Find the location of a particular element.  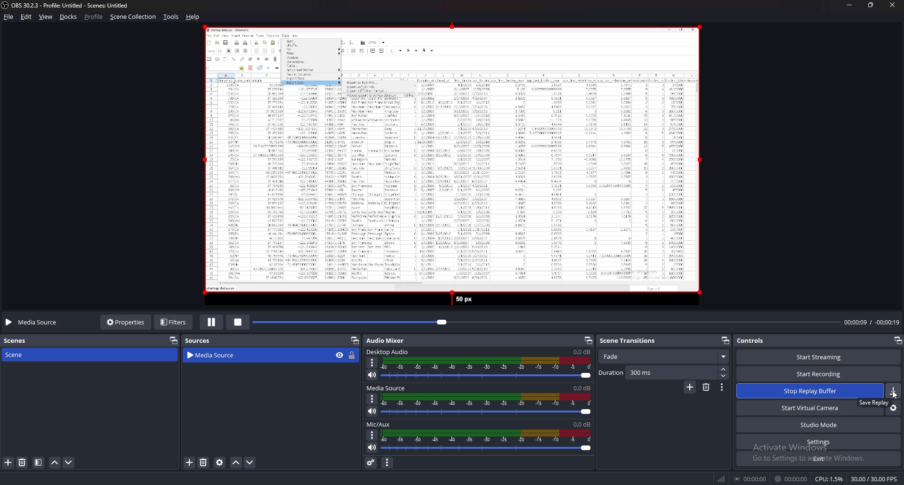

pop out is located at coordinates (897, 340).